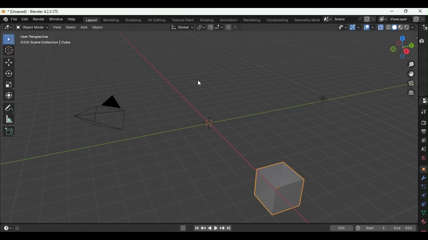 The width and height of the screenshot is (428, 240). Describe the element at coordinates (97, 27) in the screenshot. I see `Object` at that location.